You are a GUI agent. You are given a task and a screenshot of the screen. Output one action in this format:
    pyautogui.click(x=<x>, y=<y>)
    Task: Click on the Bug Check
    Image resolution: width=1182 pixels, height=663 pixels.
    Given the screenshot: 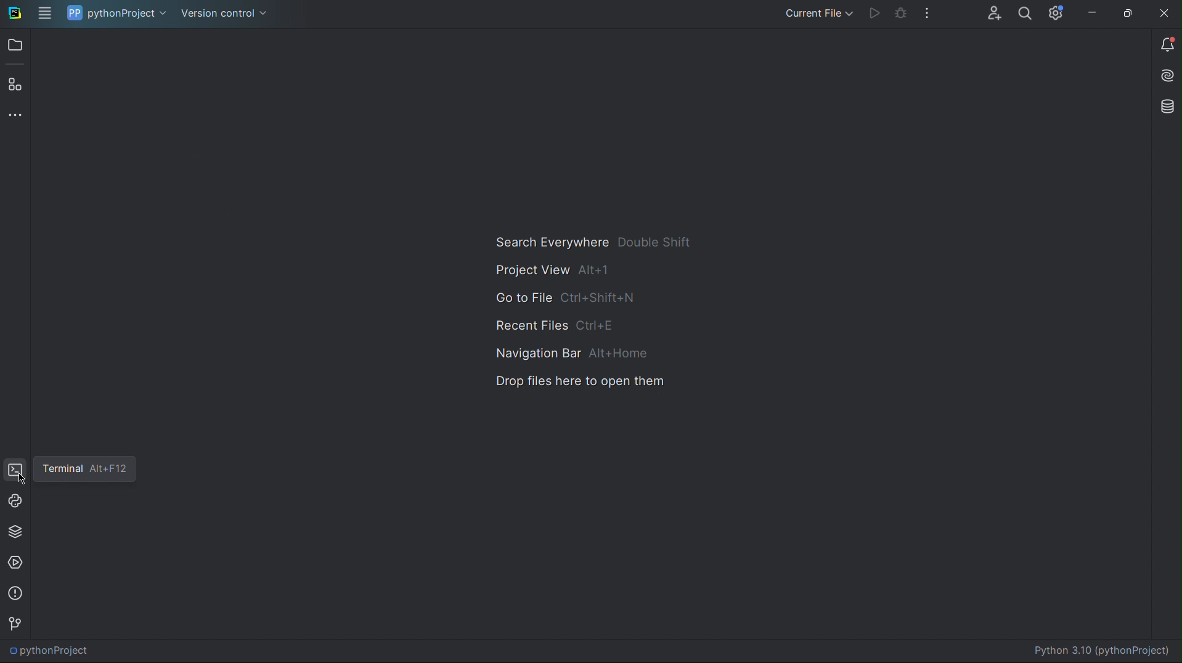 What is the action you would take?
    pyautogui.click(x=902, y=17)
    